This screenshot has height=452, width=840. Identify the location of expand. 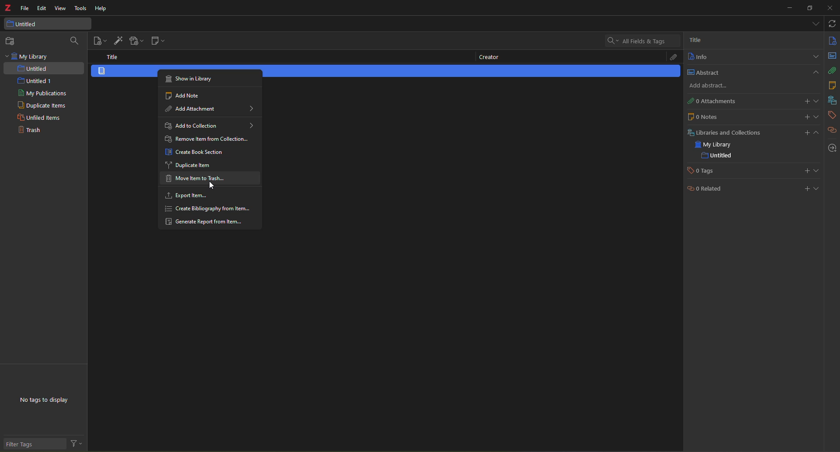
(816, 170).